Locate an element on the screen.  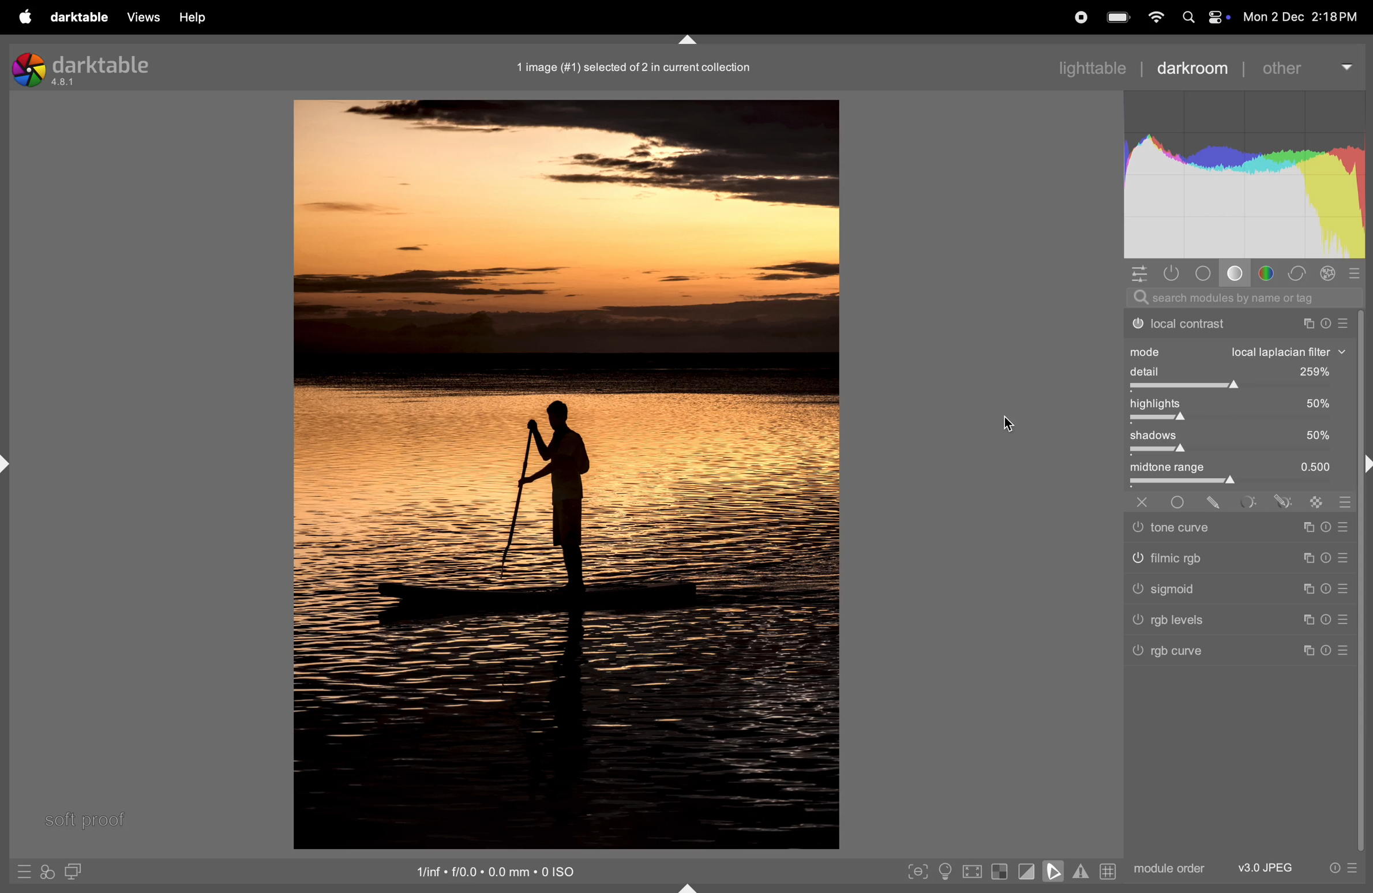
correct is located at coordinates (1300, 273).